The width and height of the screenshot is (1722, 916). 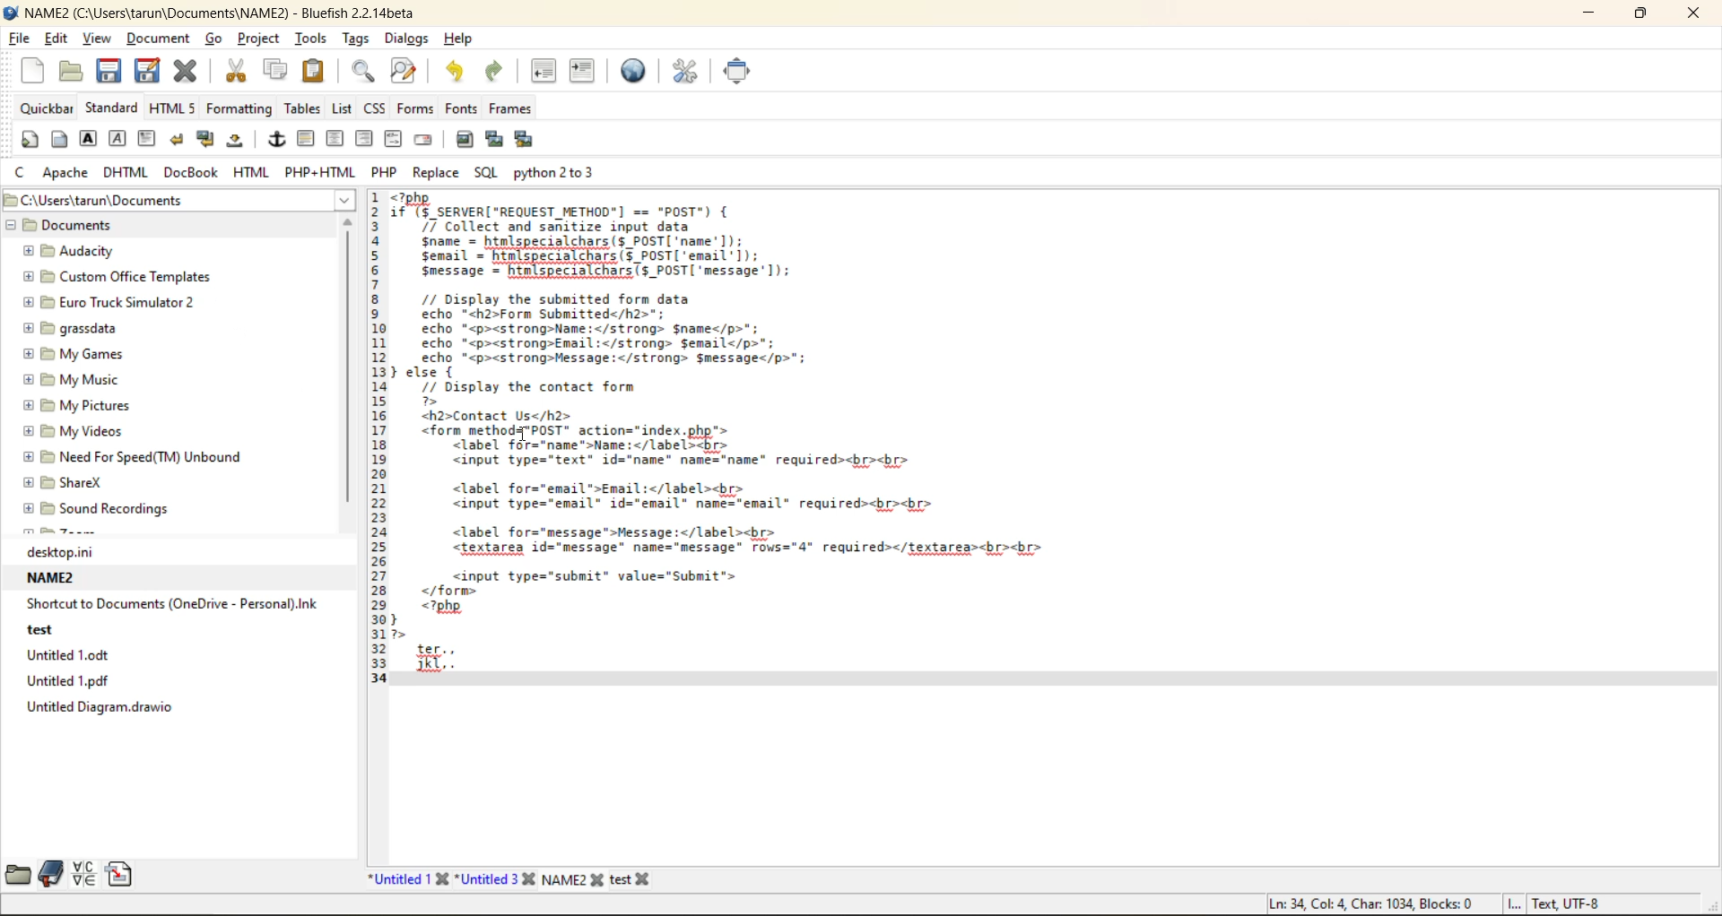 What do you see at coordinates (65, 170) in the screenshot?
I see `apache` at bounding box center [65, 170].